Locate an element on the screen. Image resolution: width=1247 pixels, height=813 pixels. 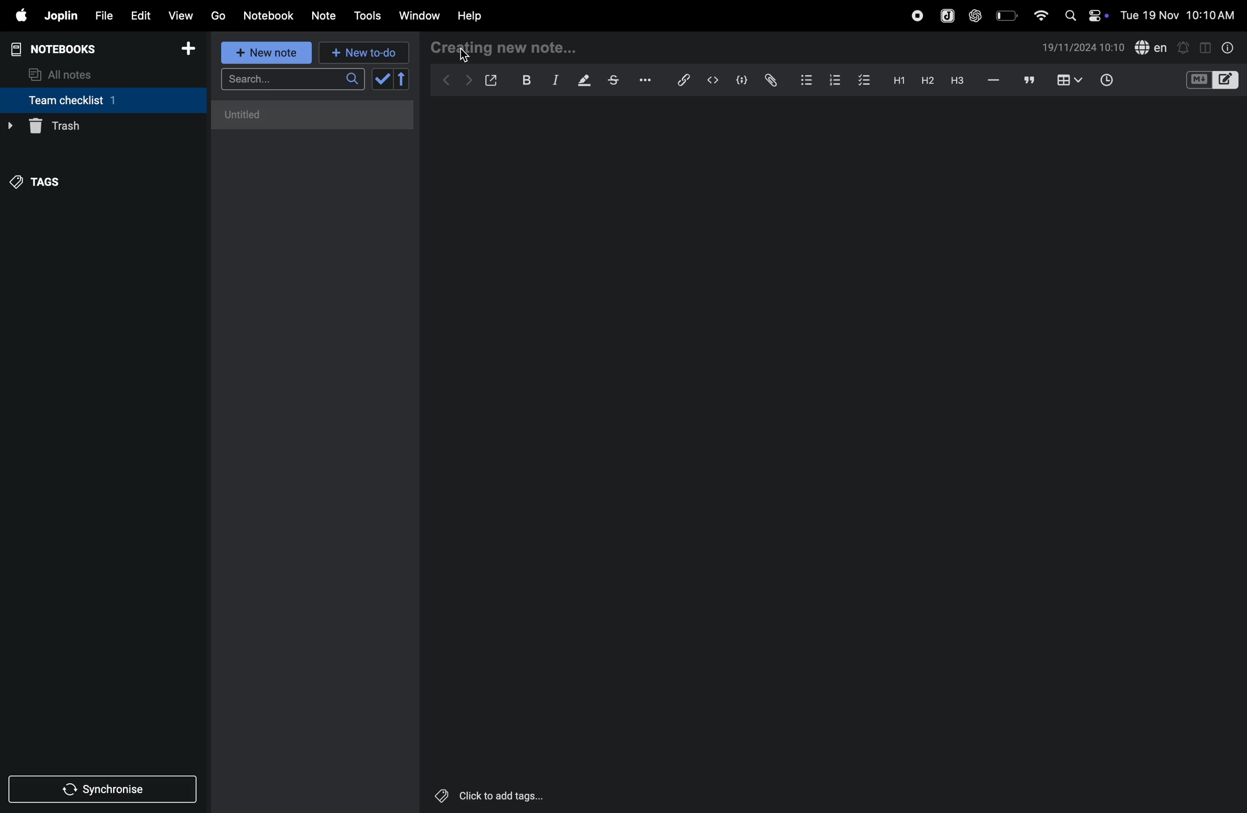
Click to add tags is located at coordinates (502, 796).